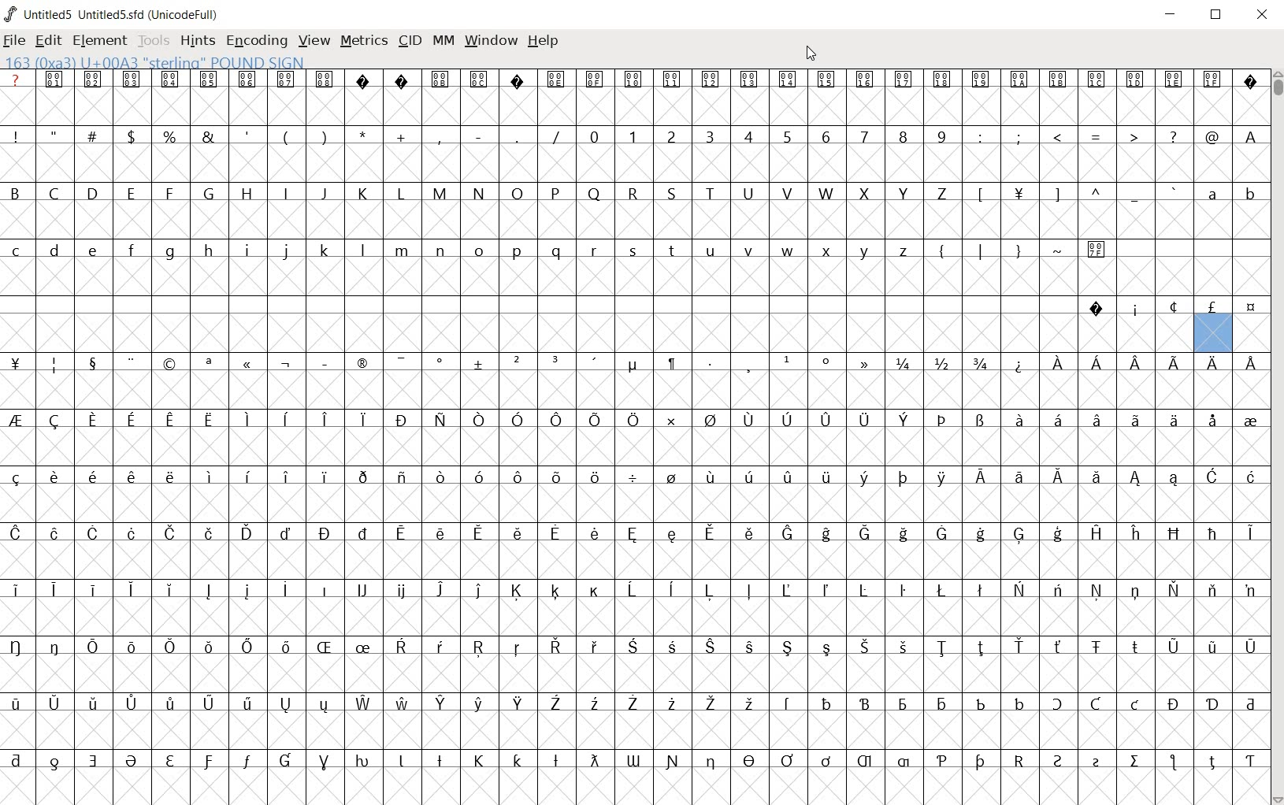 This screenshot has width=1284, height=805. I want to click on Symbol, so click(904, 704).